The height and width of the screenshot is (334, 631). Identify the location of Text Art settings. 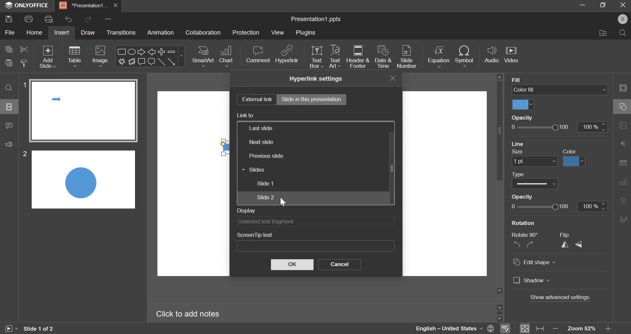
(624, 200).